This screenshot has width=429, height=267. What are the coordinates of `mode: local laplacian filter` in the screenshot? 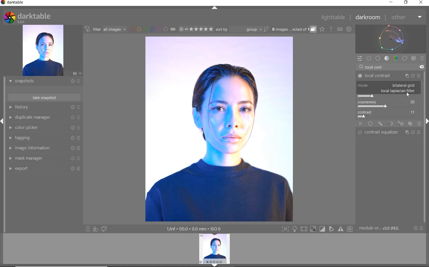 It's located at (399, 91).